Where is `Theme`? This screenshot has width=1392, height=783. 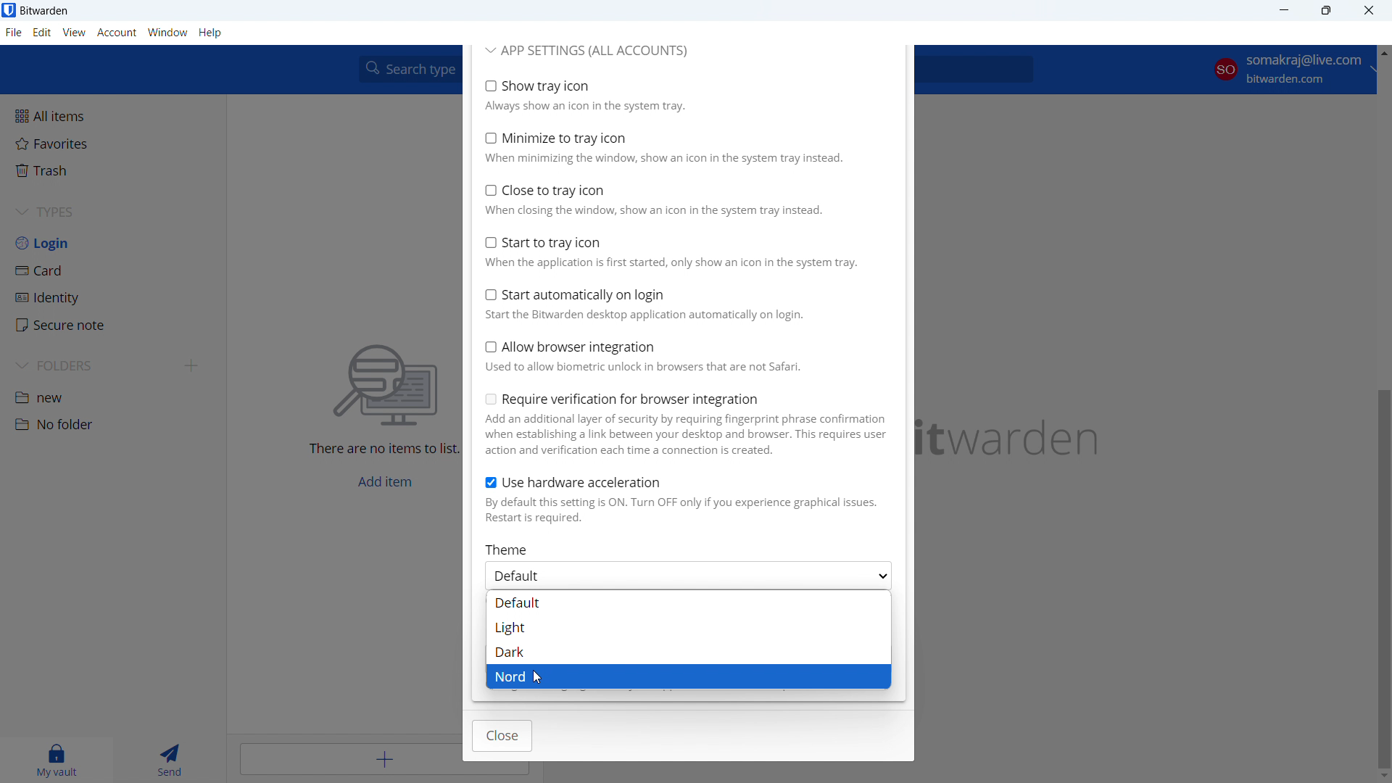
Theme is located at coordinates (510, 549).